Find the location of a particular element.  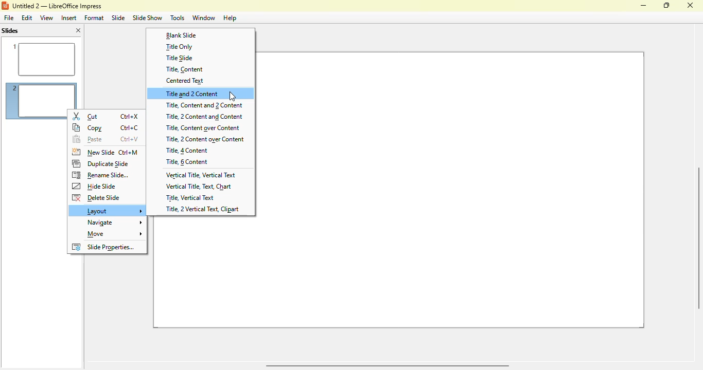

title, 2 vertical text, clipart is located at coordinates (203, 210).